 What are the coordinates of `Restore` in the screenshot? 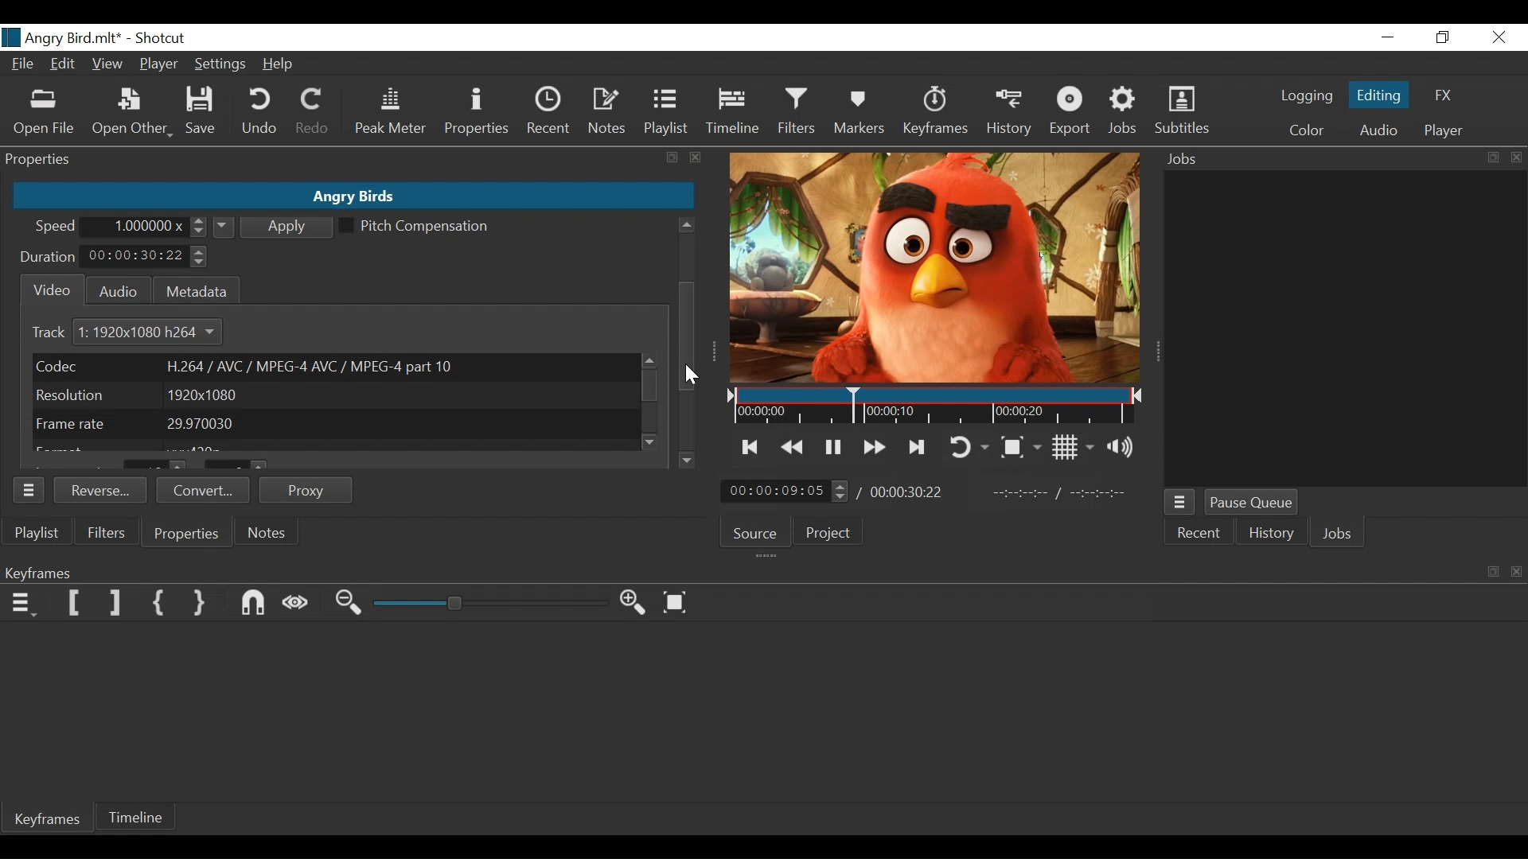 It's located at (1443, 38).